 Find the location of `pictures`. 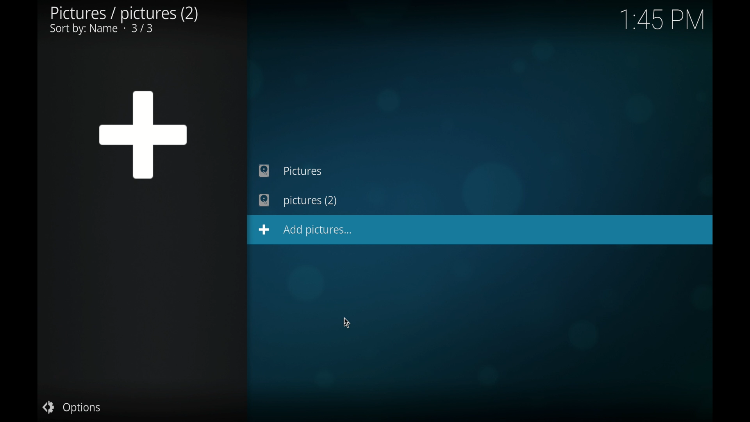

pictures is located at coordinates (299, 200).